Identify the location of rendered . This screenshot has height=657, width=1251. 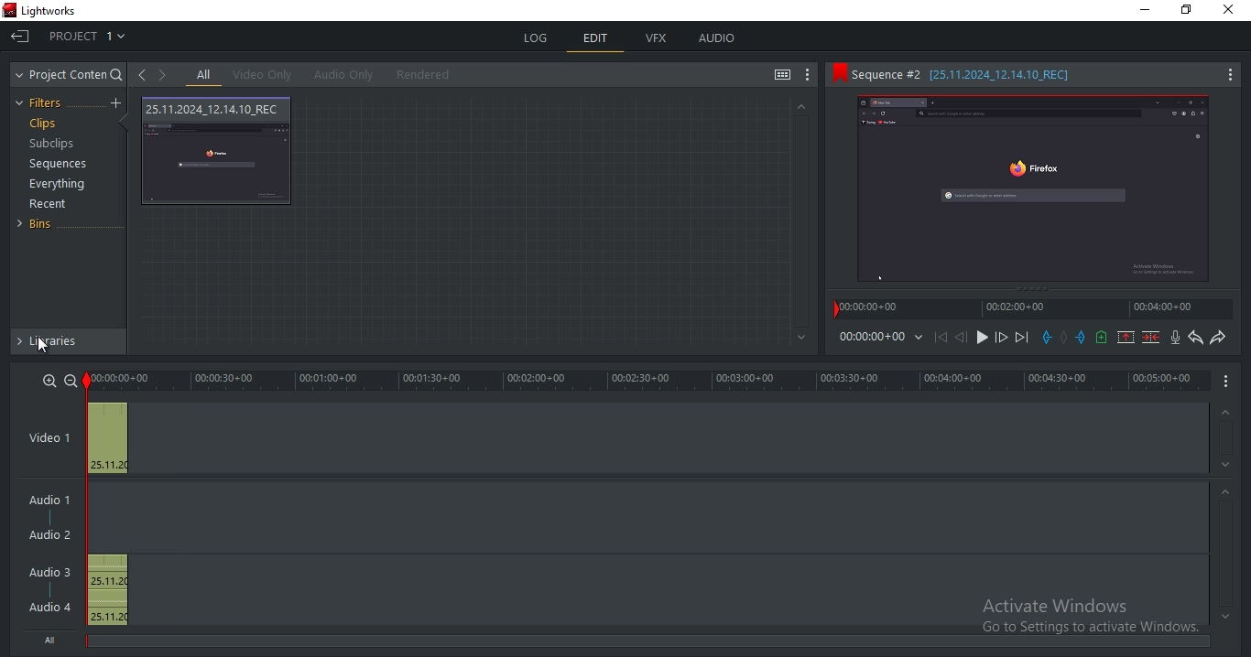
(429, 75).